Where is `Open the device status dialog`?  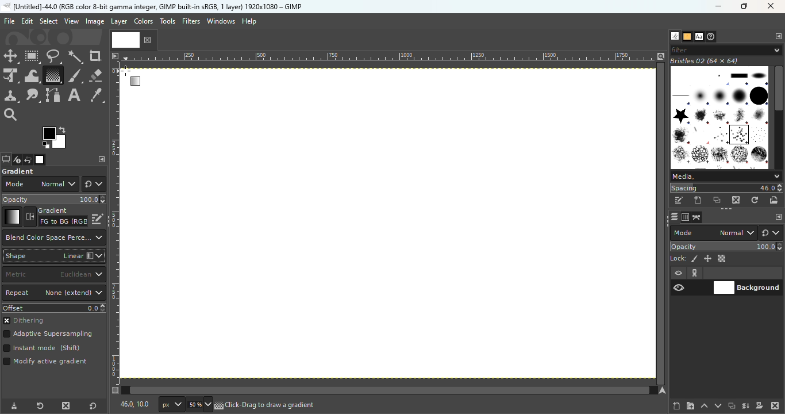
Open the device status dialog is located at coordinates (16, 160).